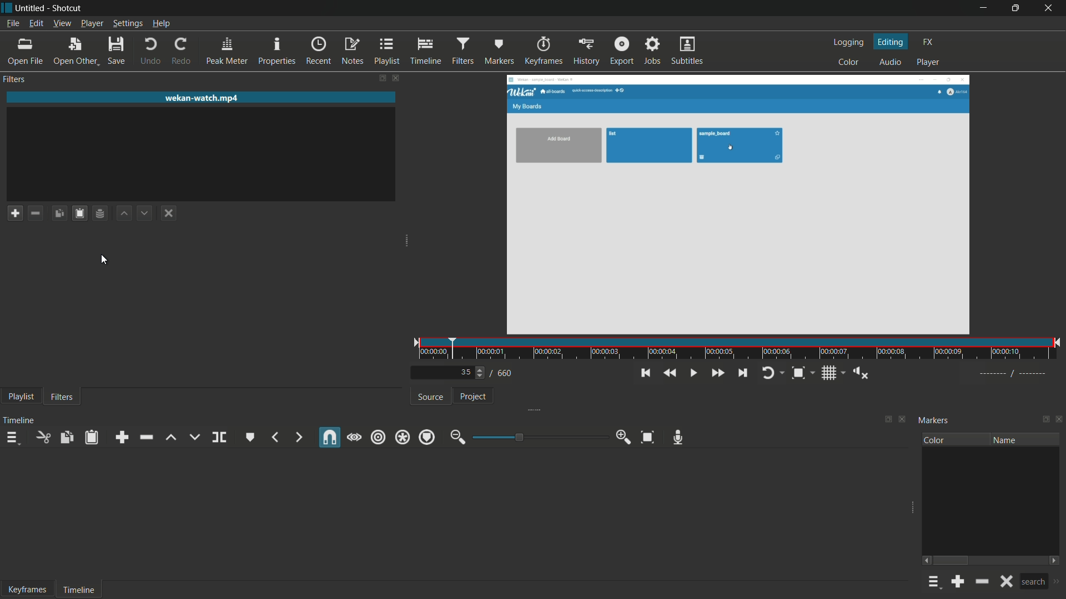 This screenshot has width=1066, height=599. Describe the element at coordinates (43, 439) in the screenshot. I see `cut` at that location.